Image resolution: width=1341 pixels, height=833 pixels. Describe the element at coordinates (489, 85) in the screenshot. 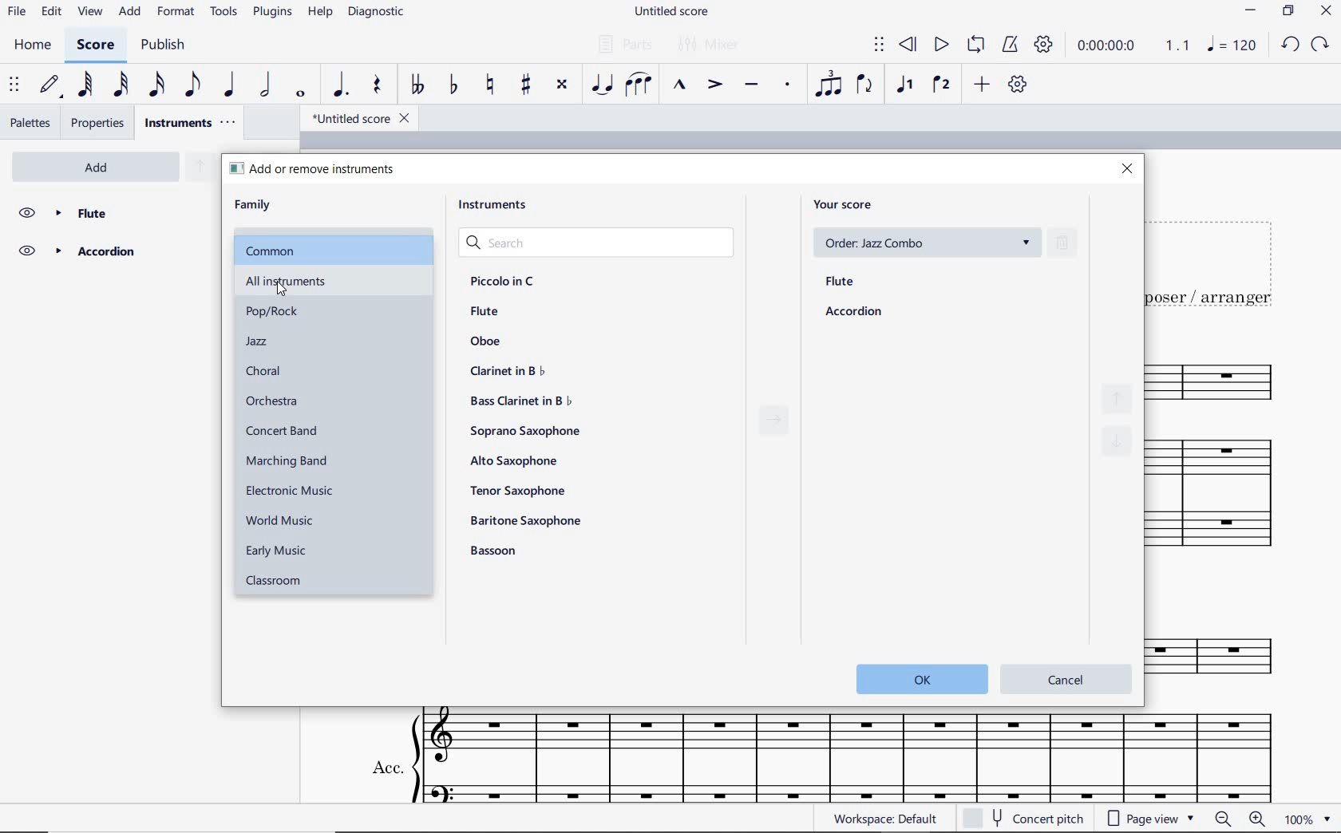

I see `toggle natural` at that location.